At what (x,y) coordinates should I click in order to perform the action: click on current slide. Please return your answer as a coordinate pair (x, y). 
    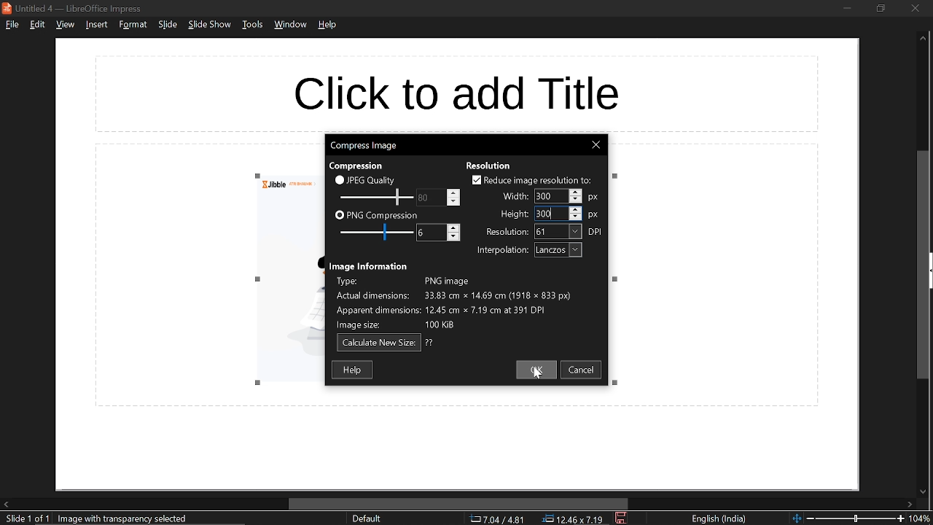
    Looking at the image, I should click on (24, 519).